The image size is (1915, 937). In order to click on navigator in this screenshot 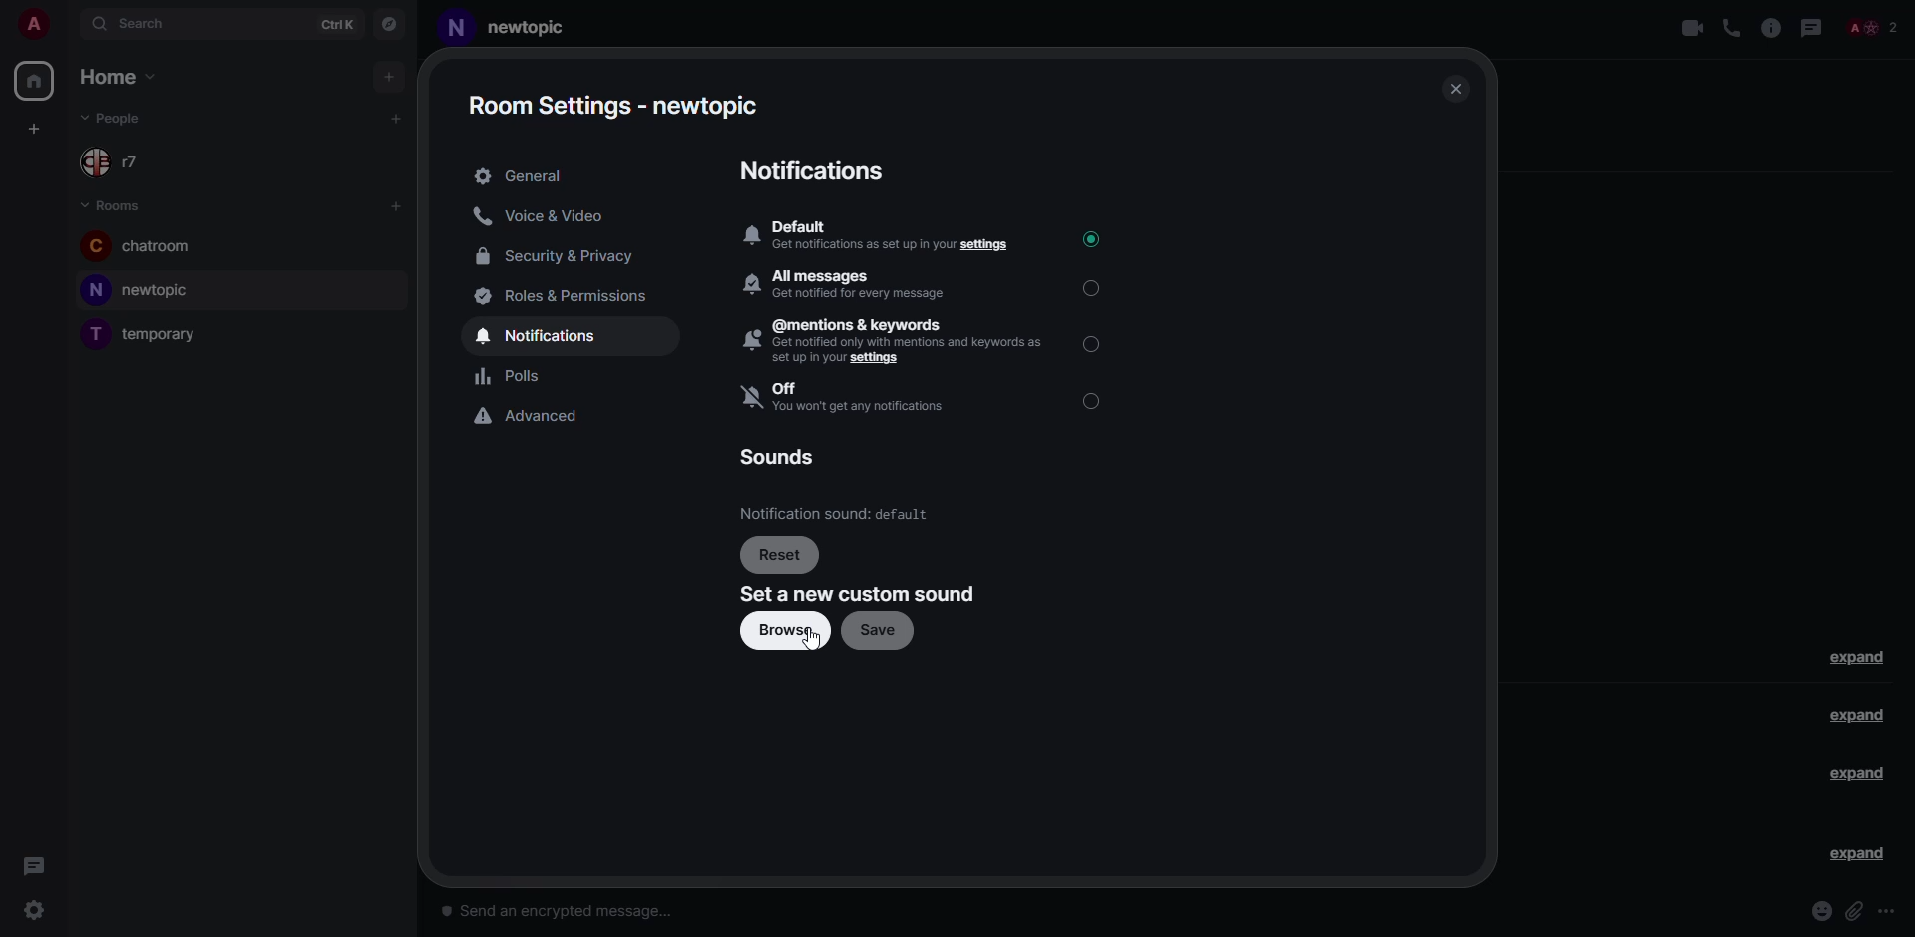, I will do `click(389, 25)`.